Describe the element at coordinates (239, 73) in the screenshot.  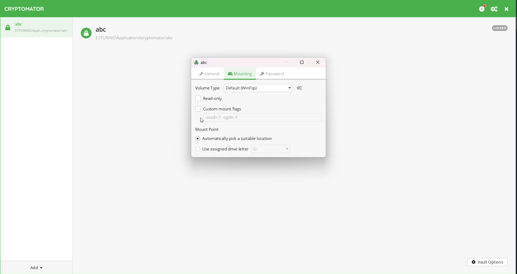
I see `mounting` at that location.